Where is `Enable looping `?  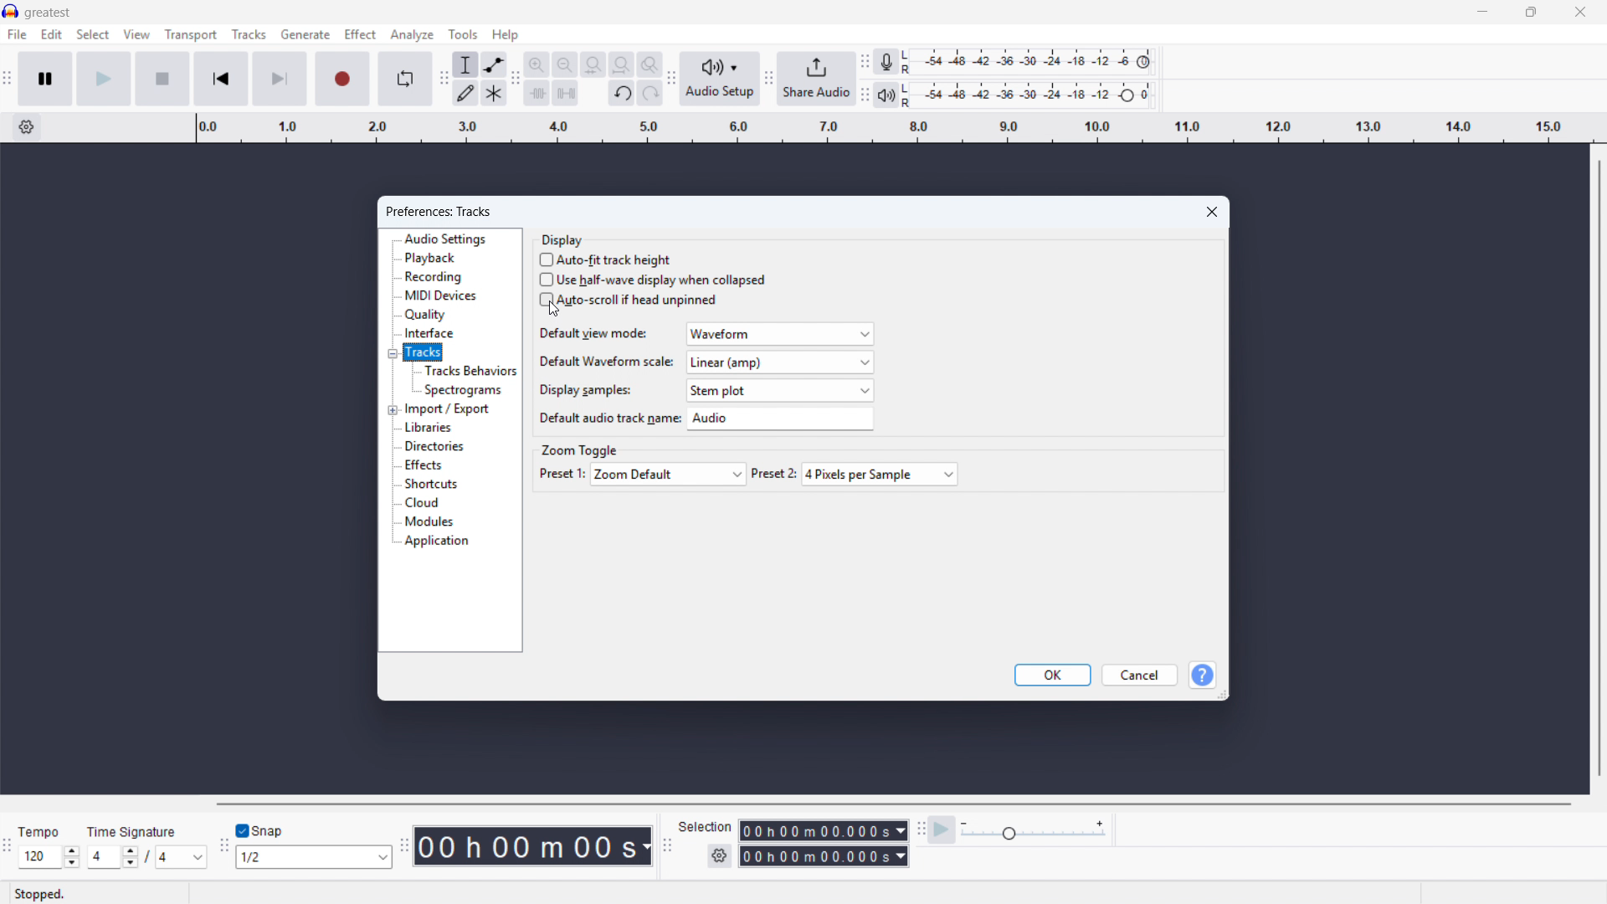 Enable looping  is located at coordinates (406, 79).